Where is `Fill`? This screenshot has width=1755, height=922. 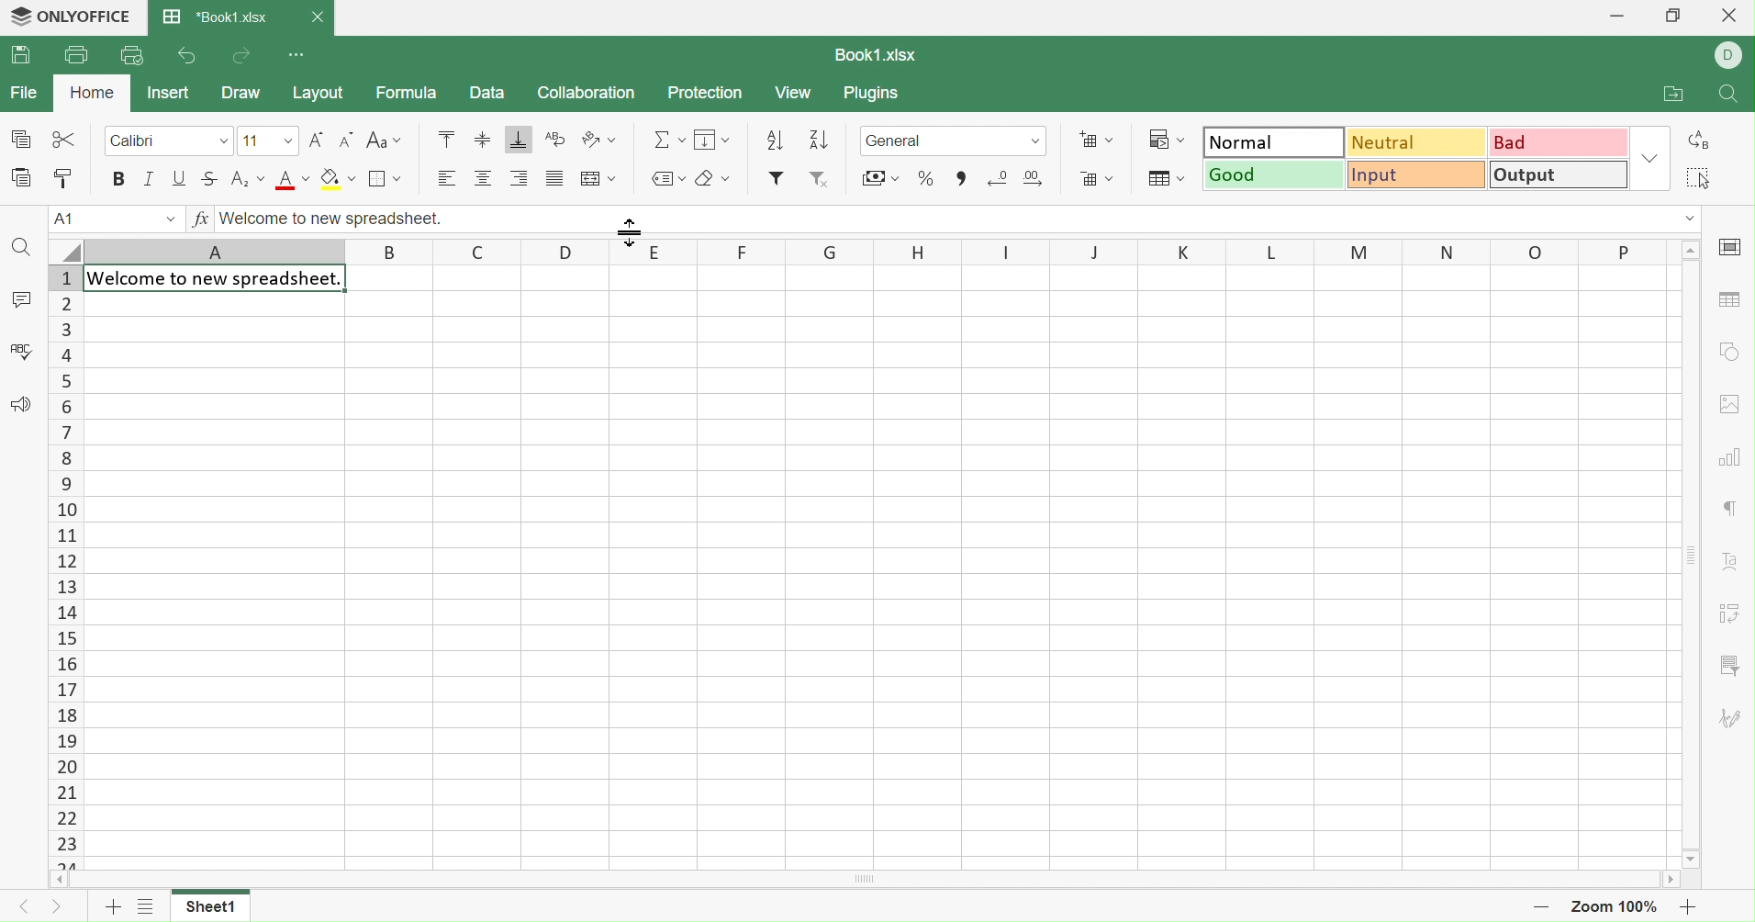
Fill is located at coordinates (714, 138).